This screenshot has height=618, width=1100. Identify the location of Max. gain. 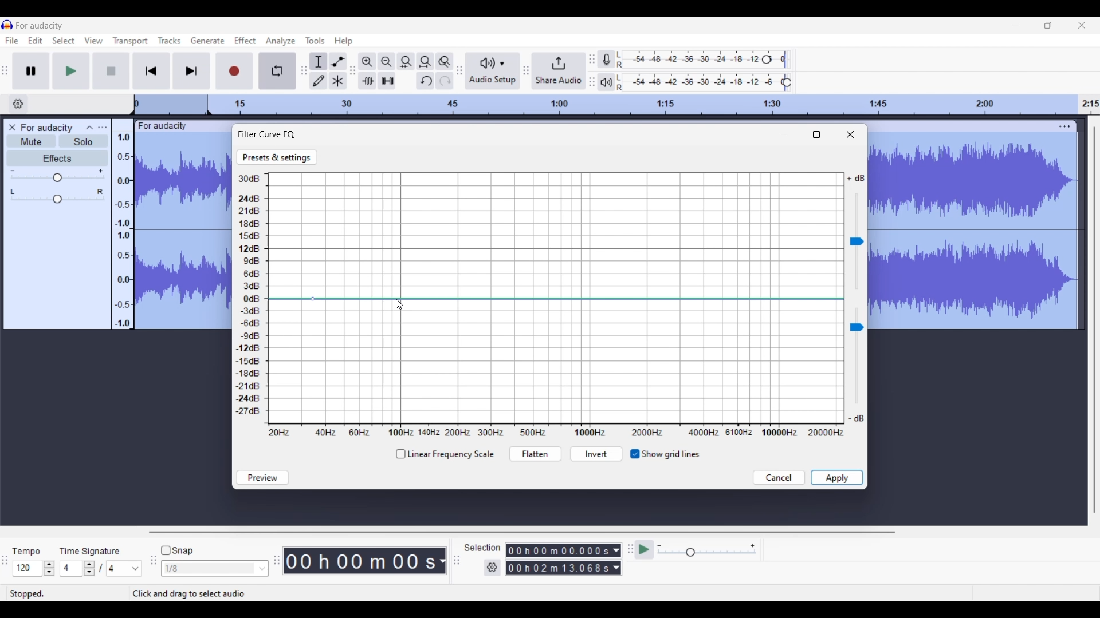
(101, 171).